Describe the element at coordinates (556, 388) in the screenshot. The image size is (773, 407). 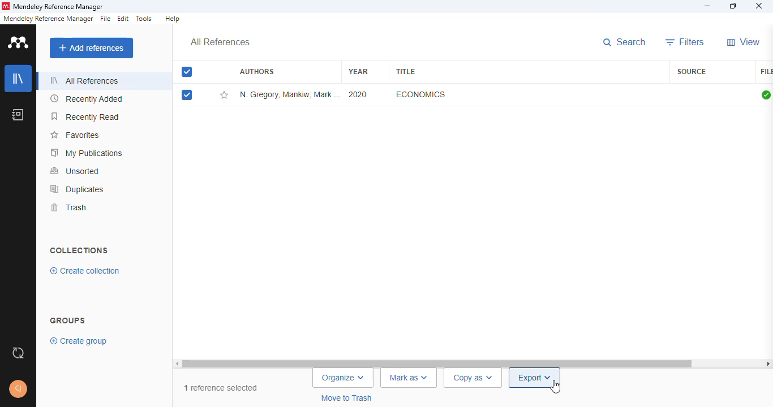
I see `cursor` at that location.